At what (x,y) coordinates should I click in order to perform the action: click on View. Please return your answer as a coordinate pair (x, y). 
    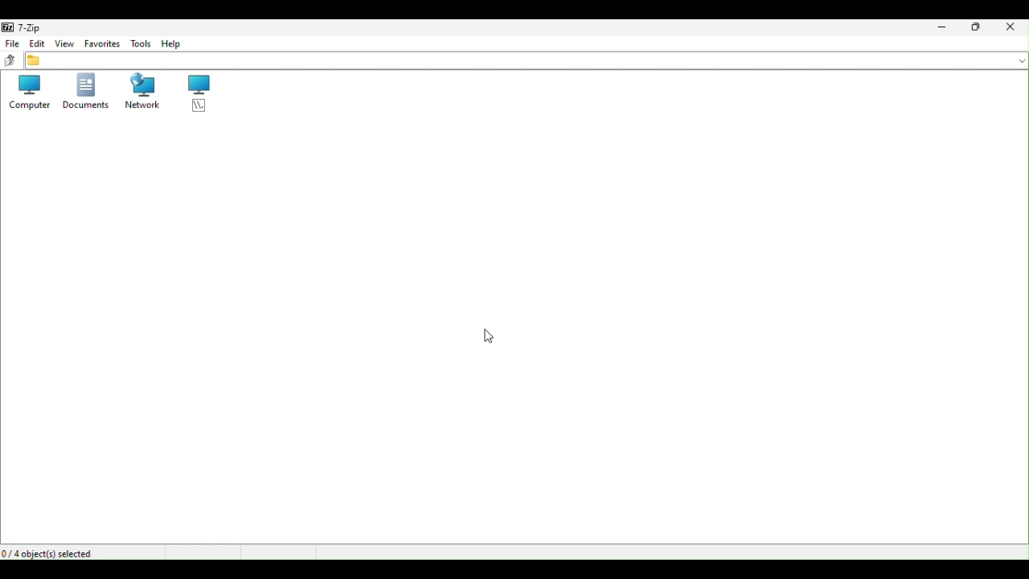
    Looking at the image, I should click on (64, 43).